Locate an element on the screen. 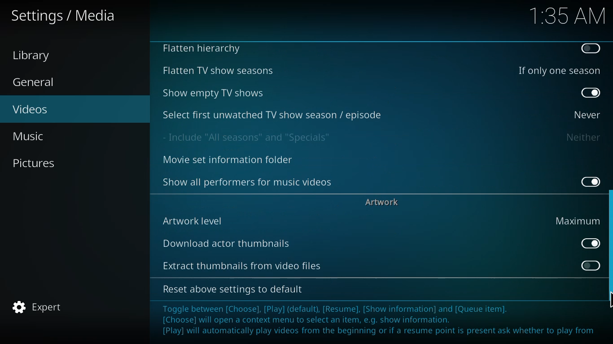 The image size is (613, 344). music is located at coordinates (32, 136).